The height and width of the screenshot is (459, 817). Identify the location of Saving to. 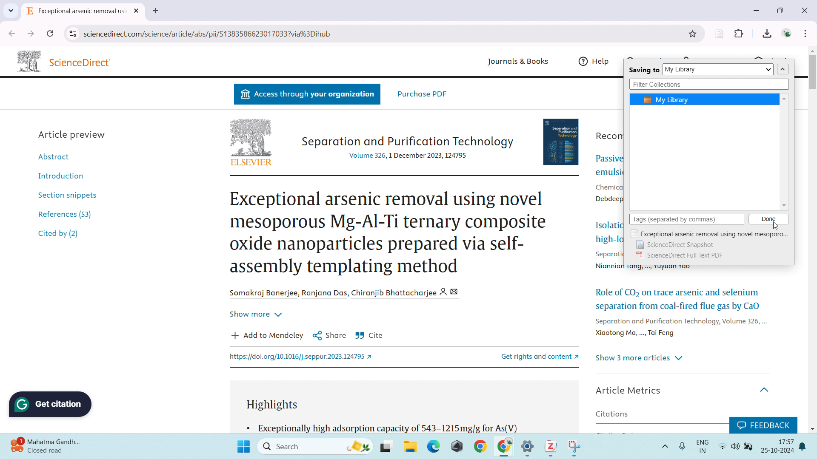
(644, 71).